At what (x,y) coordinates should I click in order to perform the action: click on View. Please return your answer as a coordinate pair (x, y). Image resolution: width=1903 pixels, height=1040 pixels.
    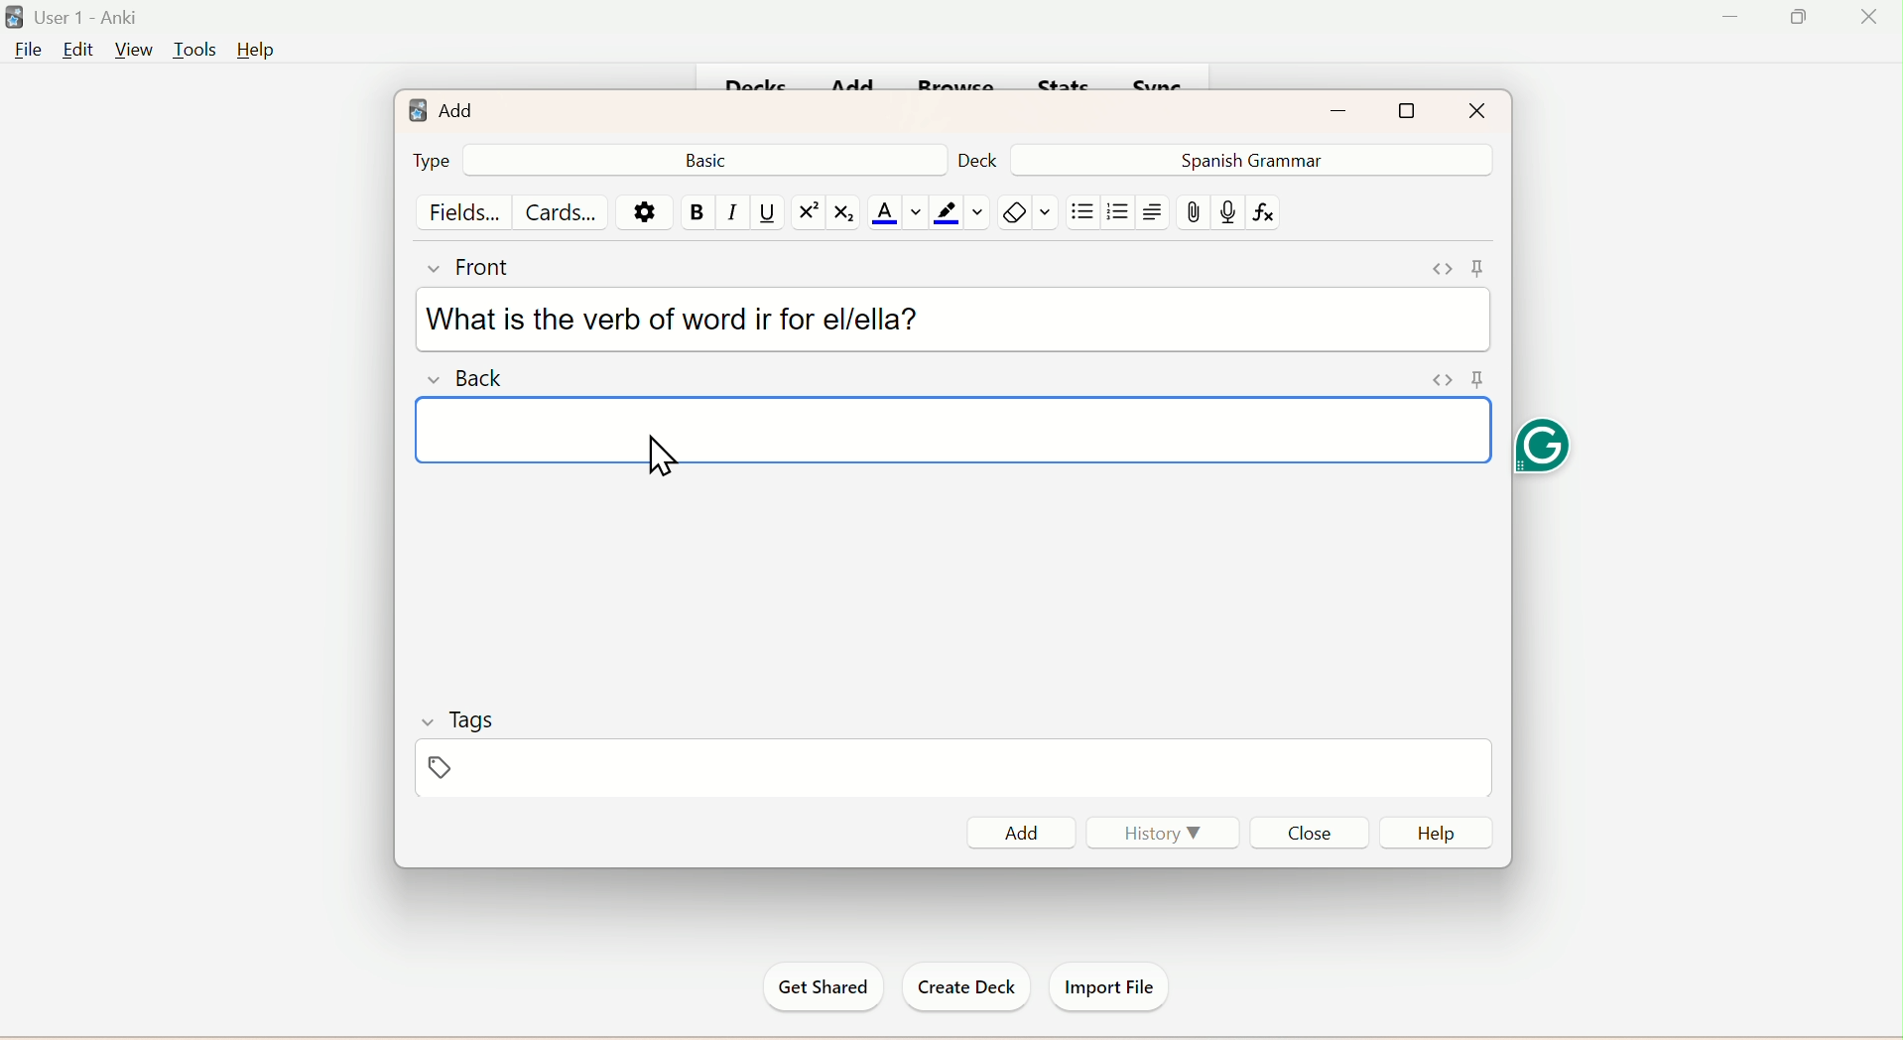
    Looking at the image, I should click on (131, 50).